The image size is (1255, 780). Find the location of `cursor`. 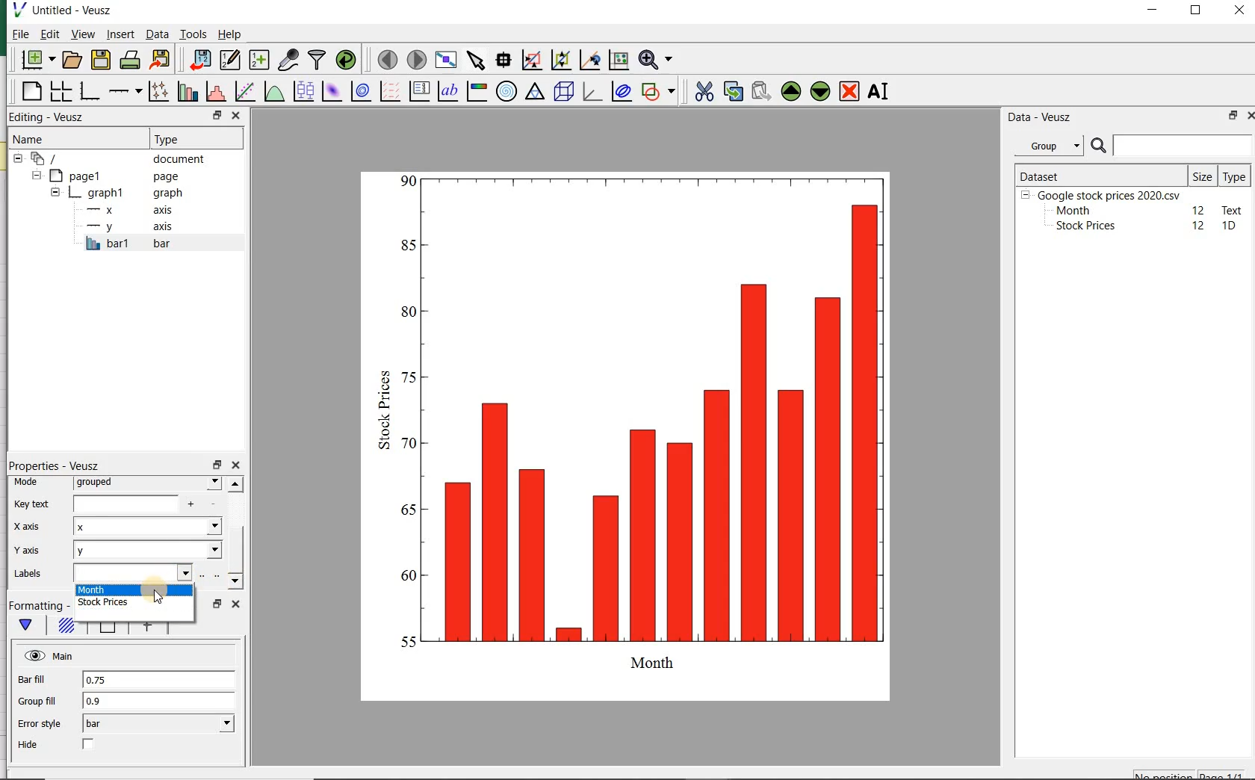

cursor is located at coordinates (155, 598).